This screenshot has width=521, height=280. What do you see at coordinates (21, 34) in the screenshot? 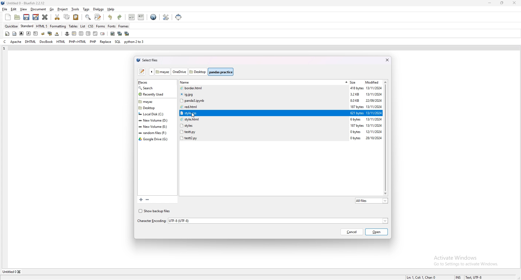
I see `bold` at bounding box center [21, 34].